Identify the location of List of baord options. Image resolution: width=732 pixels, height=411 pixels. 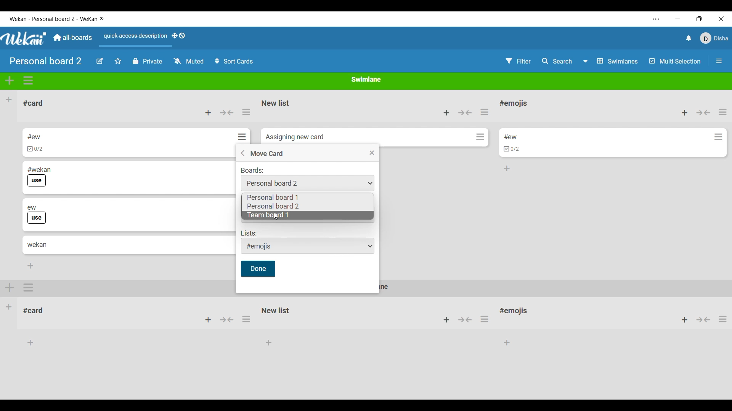
(273, 206).